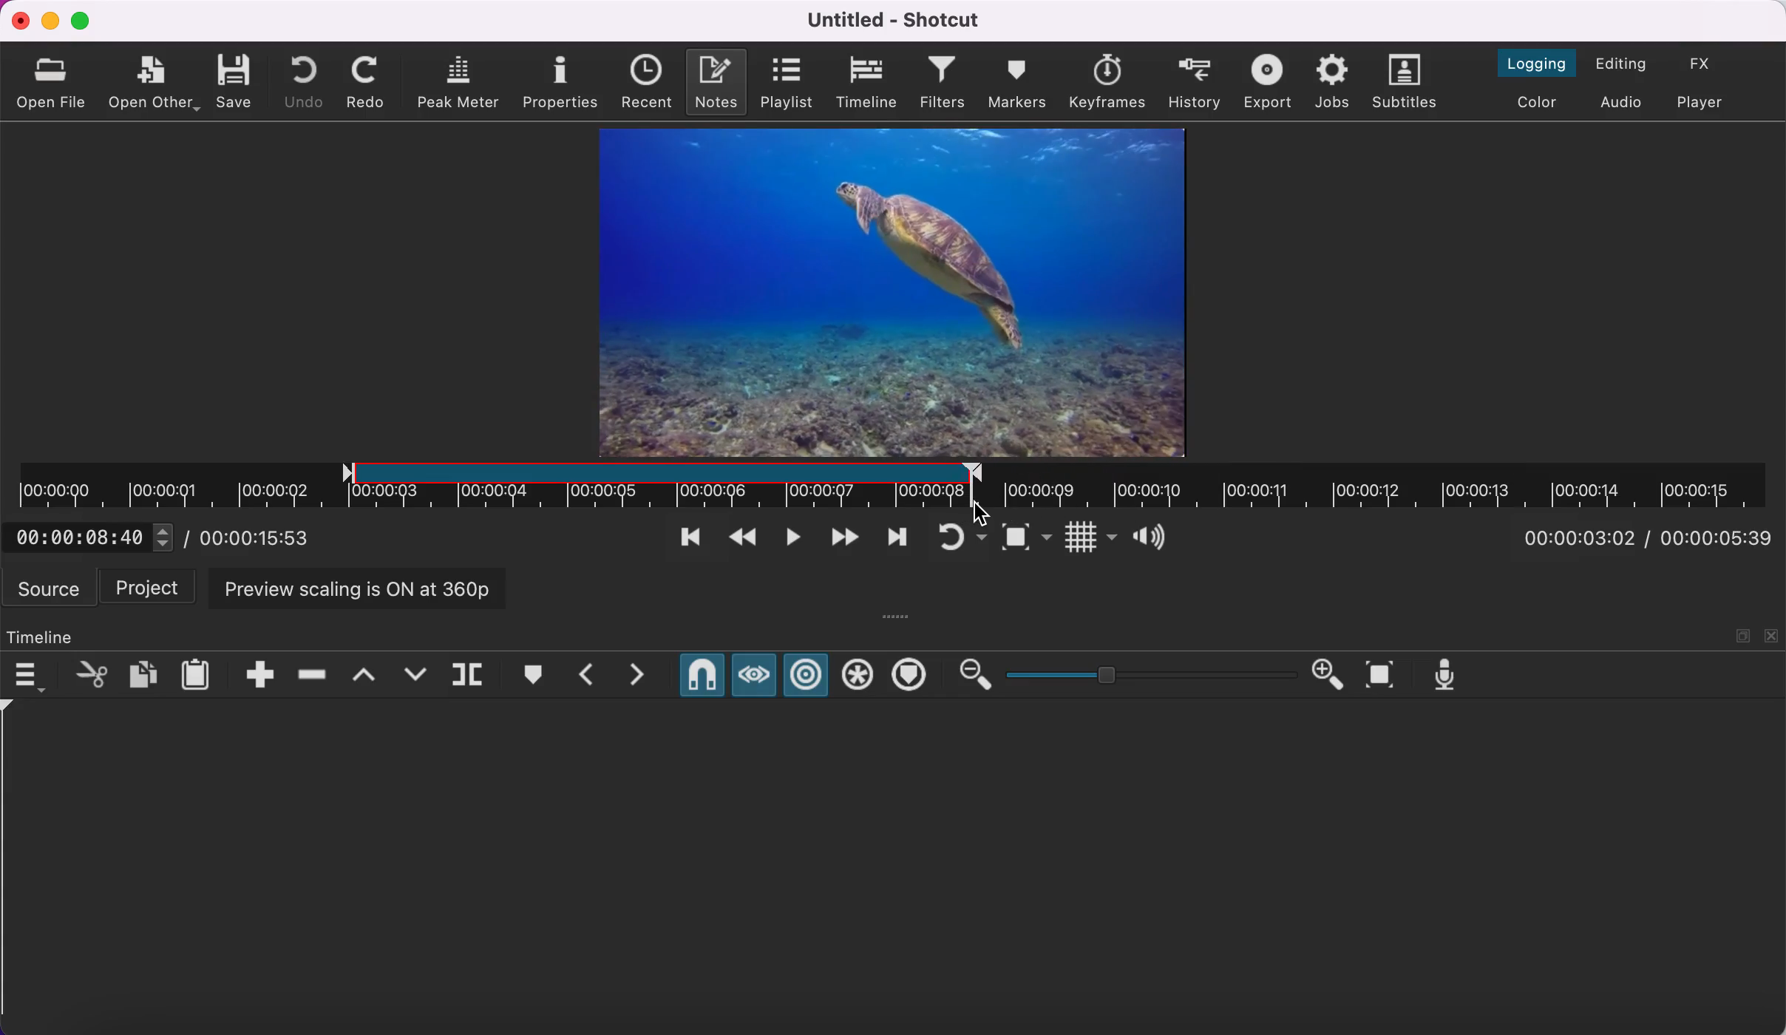  Describe the element at coordinates (1541, 102) in the screenshot. I see `switch to the color layout` at that location.